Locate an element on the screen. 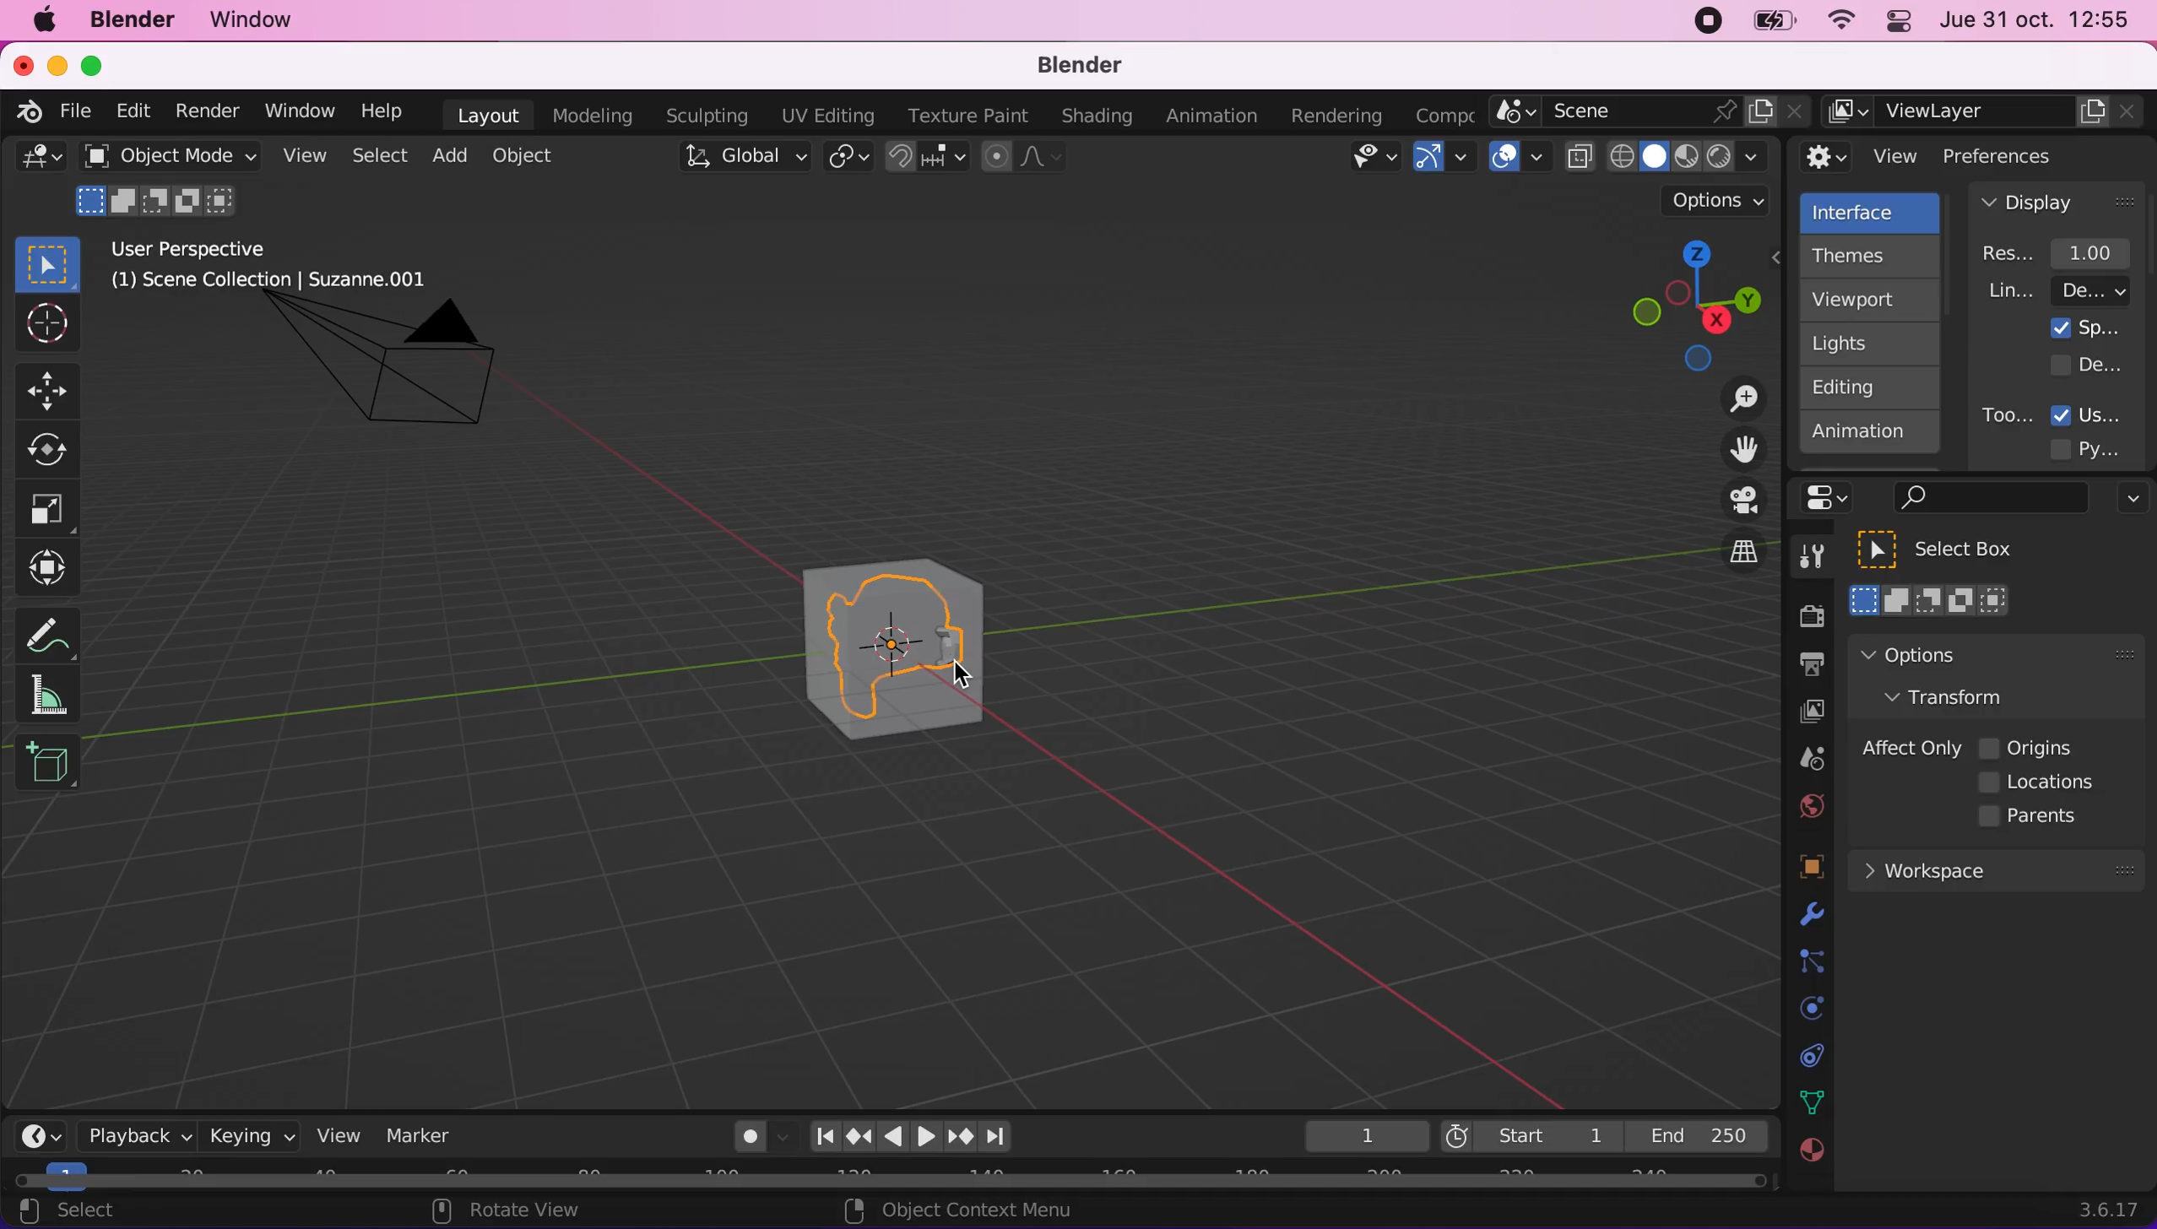 This screenshot has height=1229, width=2157. panel control is located at coordinates (1894, 24).